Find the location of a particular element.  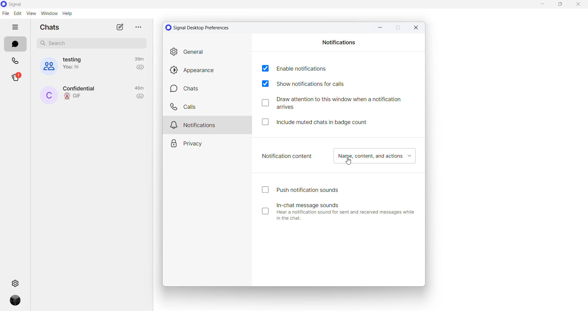

push notification sounds is located at coordinates (302, 190).